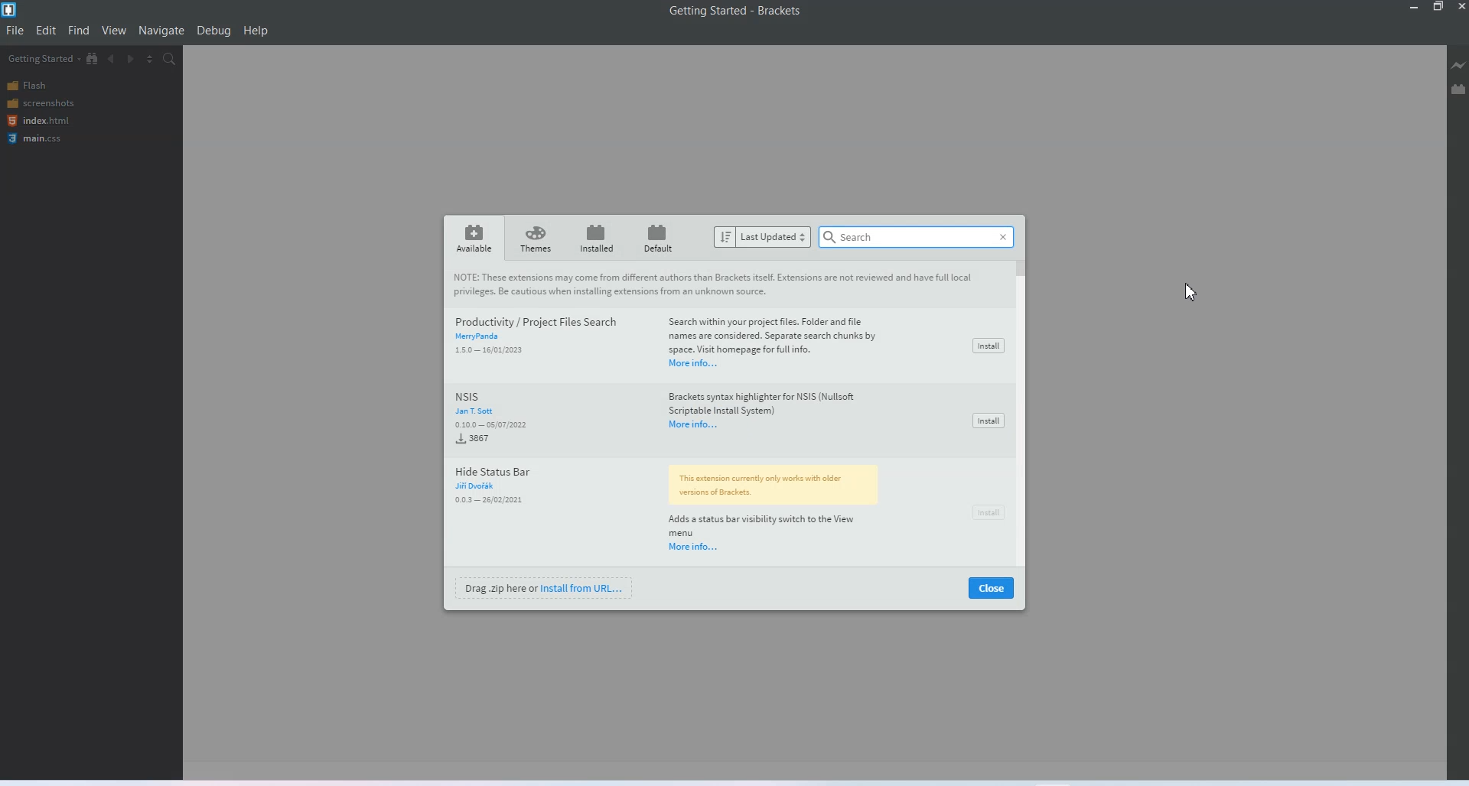 The height and width of the screenshot is (786, 1469). What do you see at coordinates (595, 238) in the screenshot?
I see `installed` at bounding box center [595, 238].